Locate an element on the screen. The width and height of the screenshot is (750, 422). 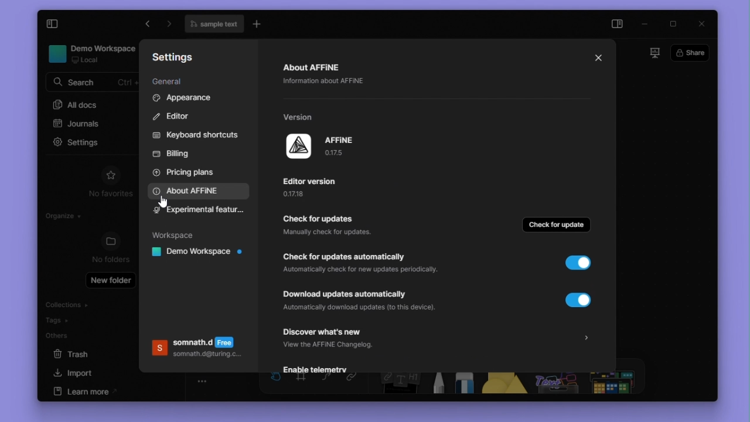
All docs is located at coordinates (91, 106).